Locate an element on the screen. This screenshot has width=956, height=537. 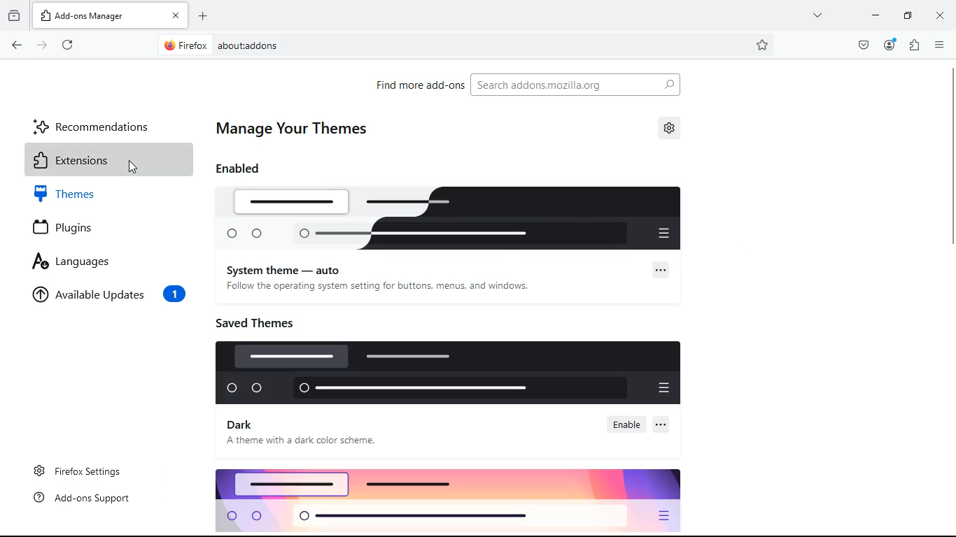
bookmark is located at coordinates (763, 45).